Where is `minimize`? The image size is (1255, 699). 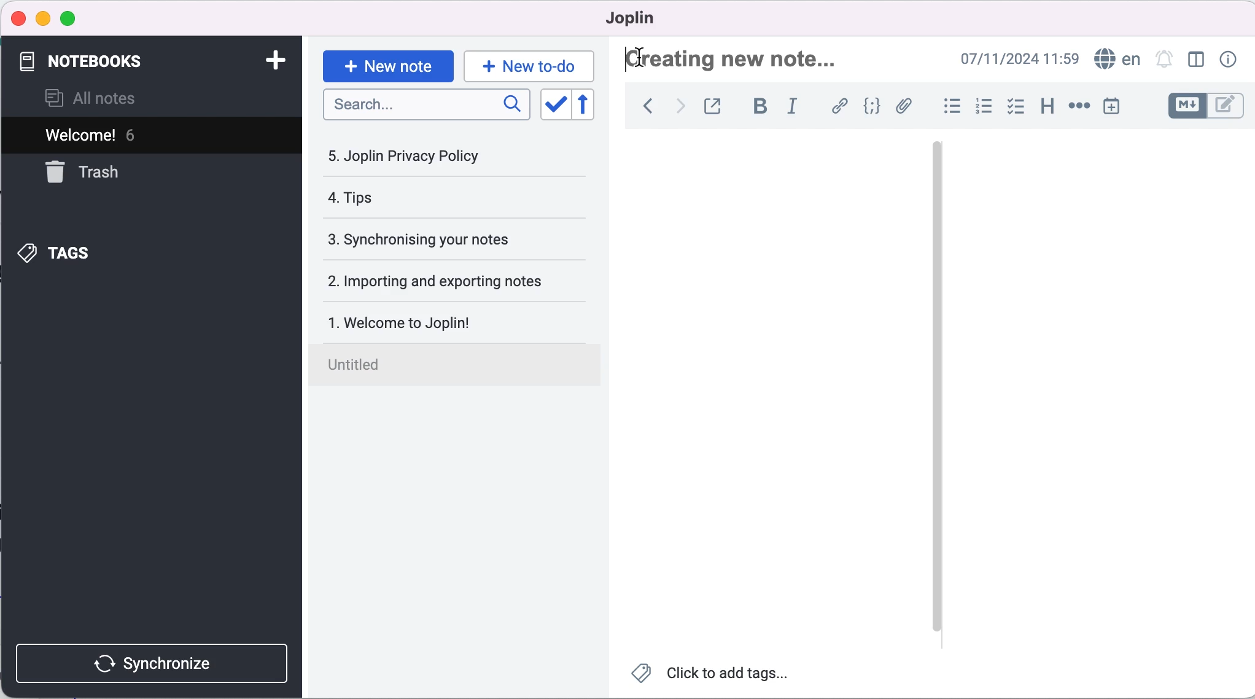
minimize is located at coordinates (43, 17).